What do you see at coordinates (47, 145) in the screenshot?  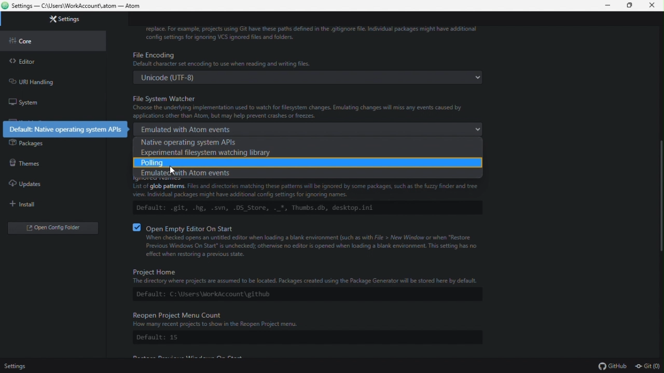 I see `packages` at bounding box center [47, 145].